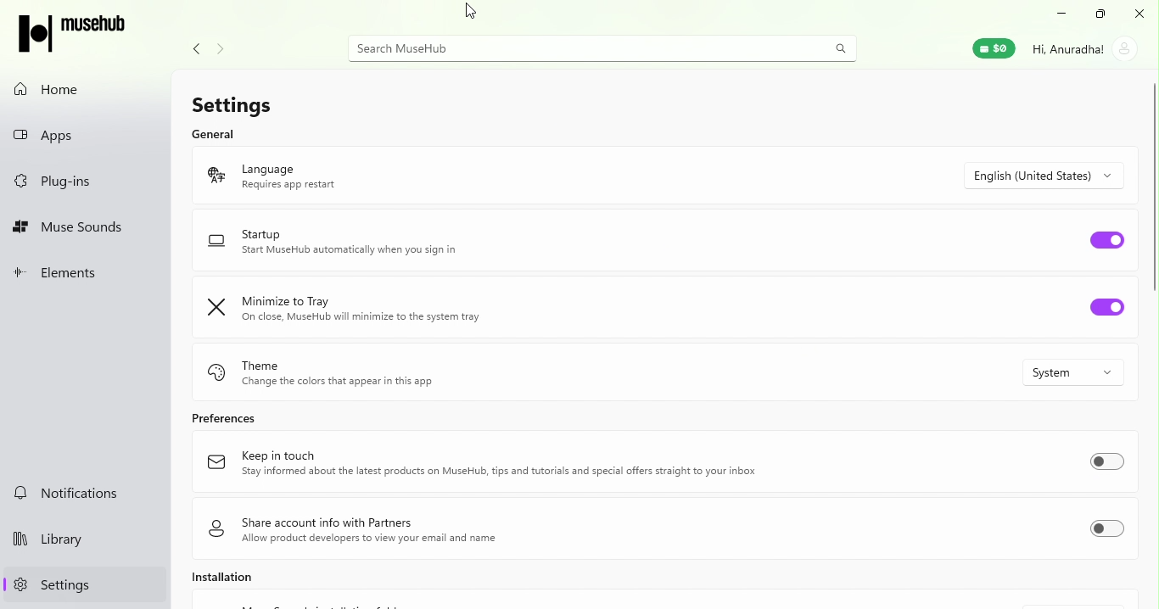 This screenshot has width=1159, height=609. Describe the element at coordinates (403, 372) in the screenshot. I see `Theme` at that location.